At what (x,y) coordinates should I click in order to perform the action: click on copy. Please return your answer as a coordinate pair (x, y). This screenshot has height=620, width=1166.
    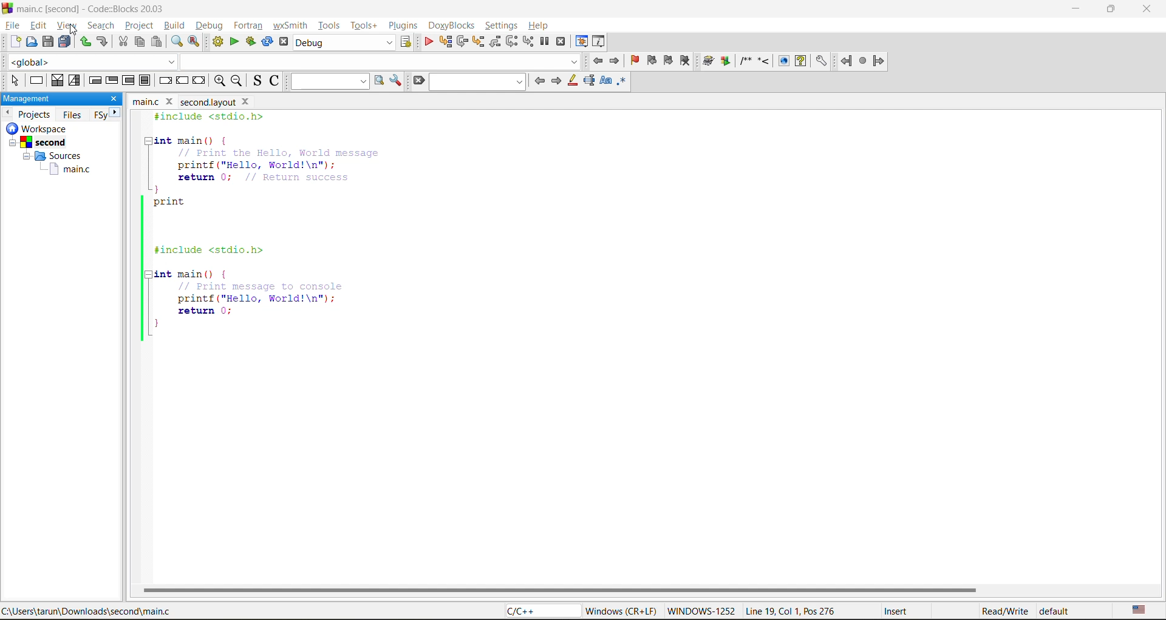
    Looking at the image, I should click on (139, 44).